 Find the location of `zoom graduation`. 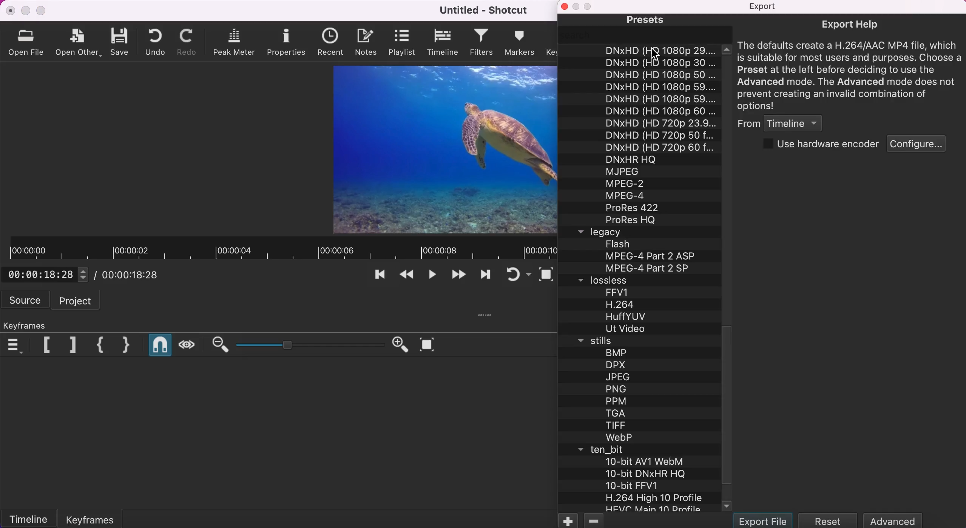

zoom graduation is located at coordinates (308, 345).